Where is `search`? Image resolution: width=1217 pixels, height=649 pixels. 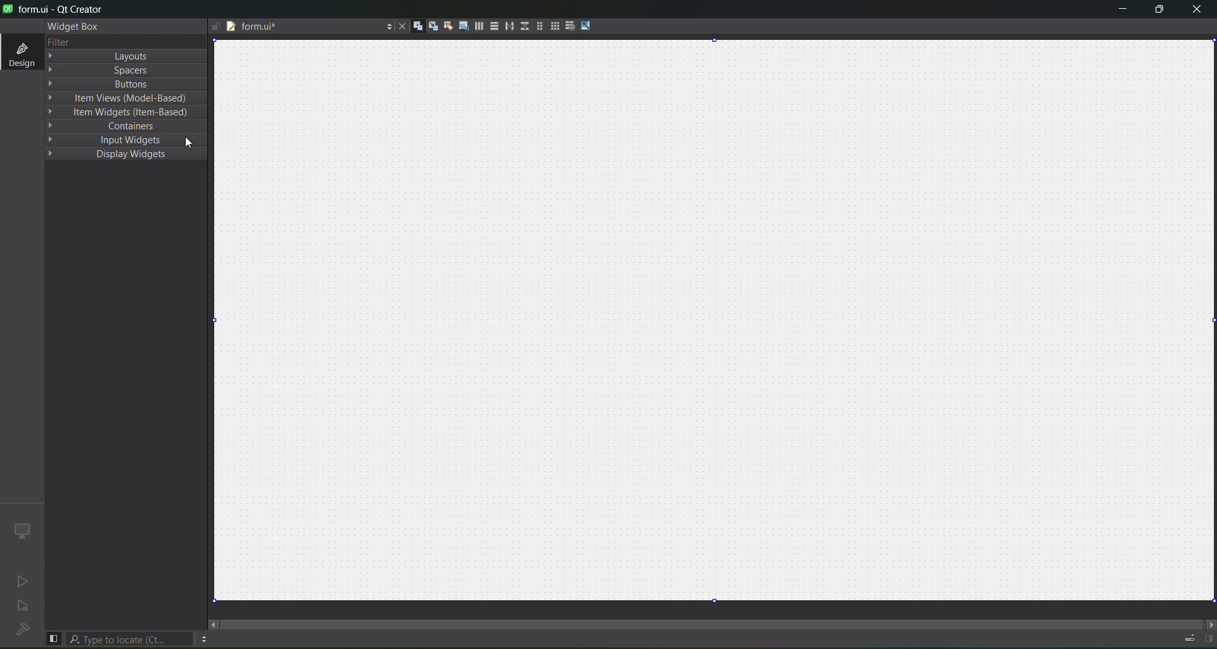 search is located at coordinates (130, 639).